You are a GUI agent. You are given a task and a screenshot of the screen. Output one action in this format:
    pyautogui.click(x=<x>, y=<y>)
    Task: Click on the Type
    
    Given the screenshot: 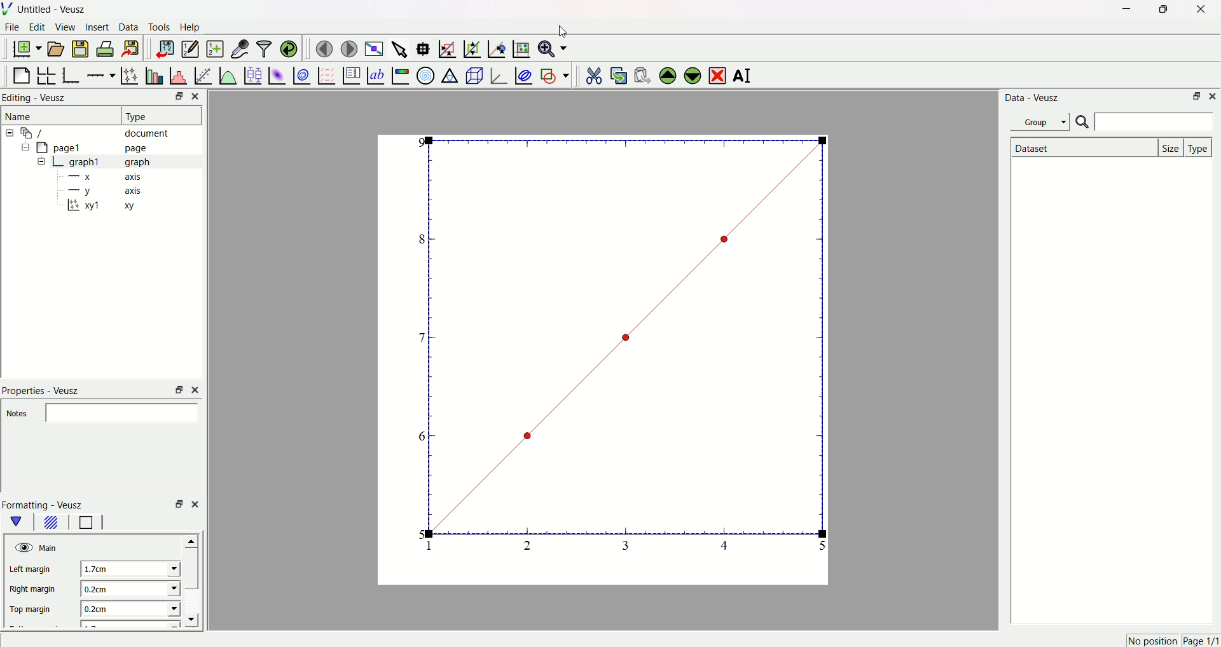 What is the action you would take?
    pyautogui.click(x=1199, y=147)
    